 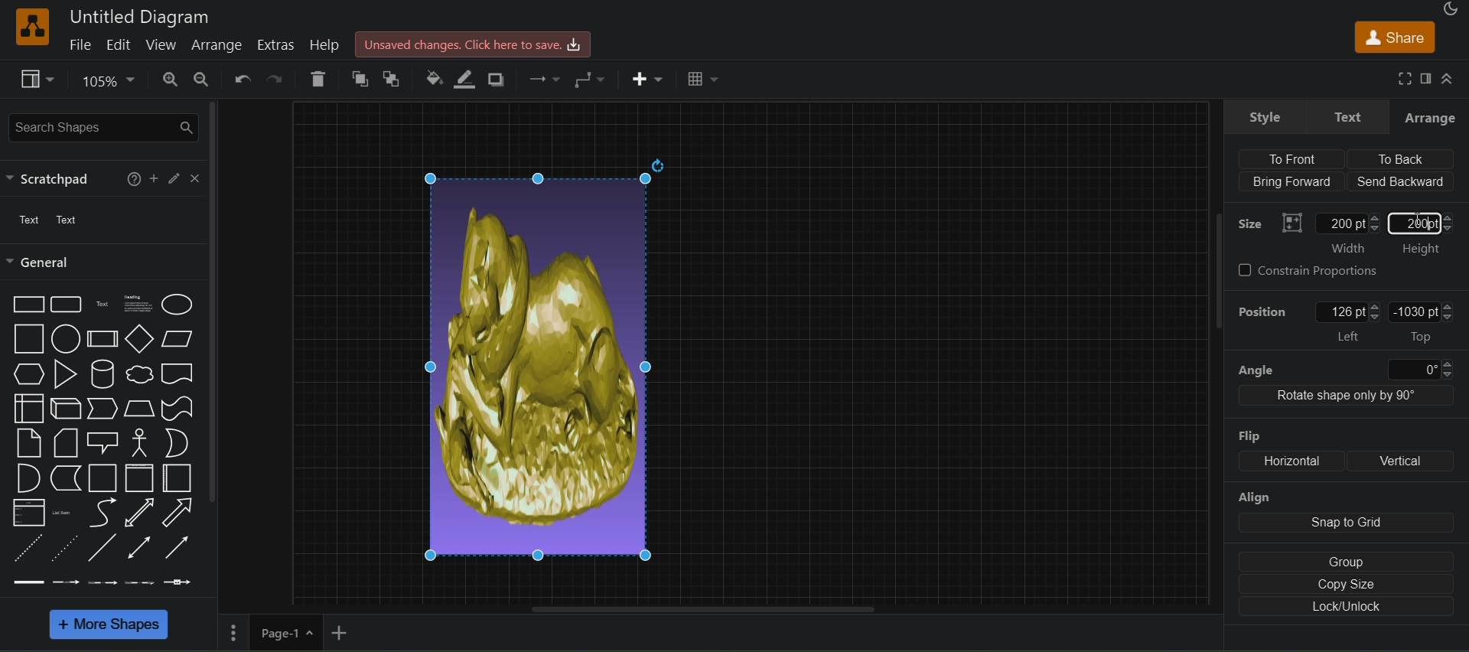 What do you see at coordinates (1405, 79) in the screenshot?
I see `fullscreen` at bounding box center [1405, 79].